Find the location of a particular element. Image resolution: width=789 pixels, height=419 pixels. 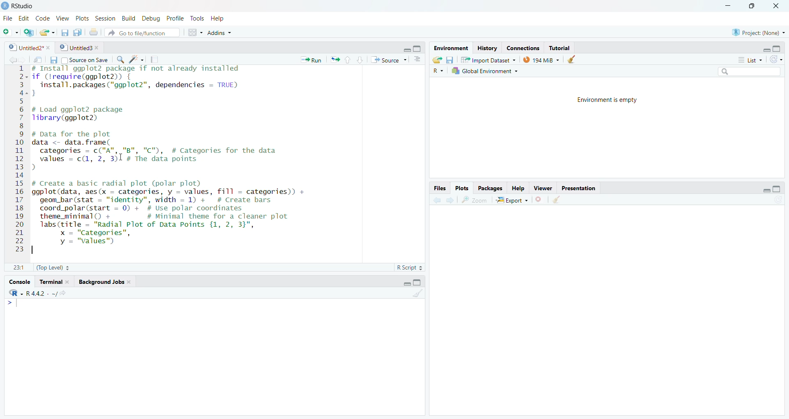

cleaner is located at coordinates (557, 200).